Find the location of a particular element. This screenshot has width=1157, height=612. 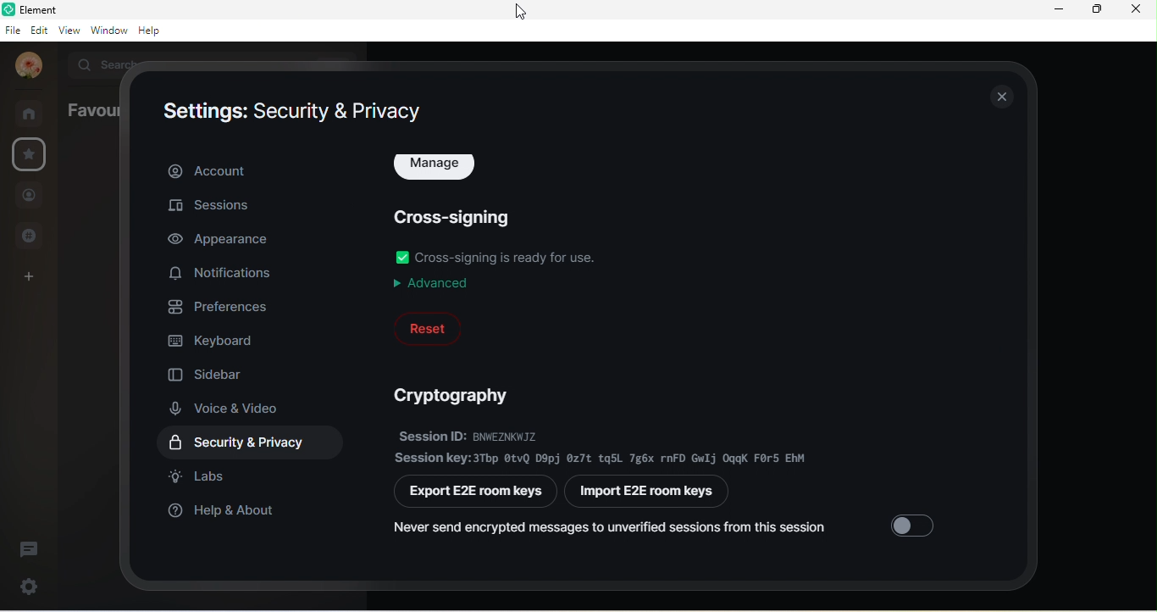

cursor movement is located at coordinates (515, 14).